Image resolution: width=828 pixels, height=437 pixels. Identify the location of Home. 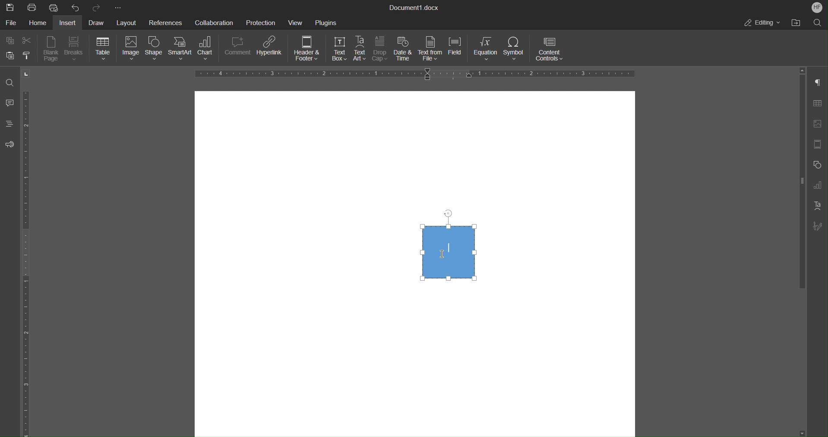
(40, 23).